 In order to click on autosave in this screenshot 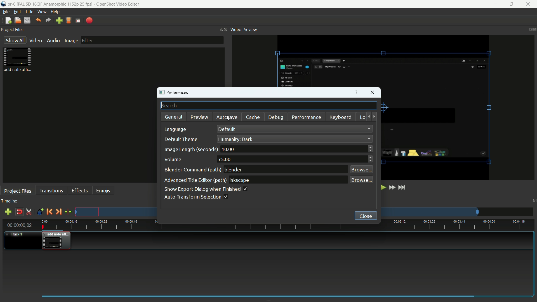, I will do `click(227, 117)`.